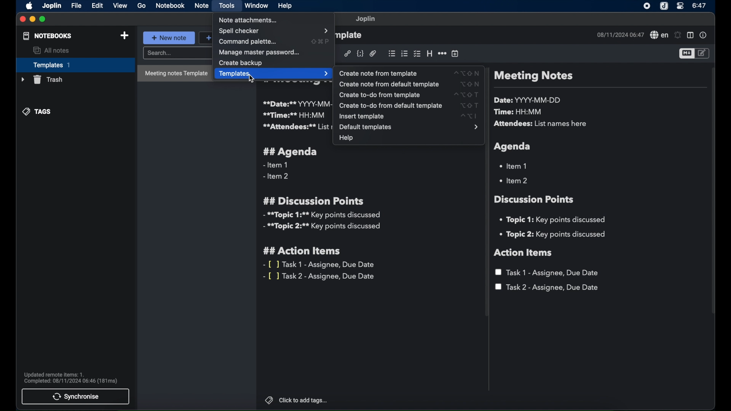  Describe the element at coordinates (76, 397) in the screenshot. I see `synchronise` at that location.